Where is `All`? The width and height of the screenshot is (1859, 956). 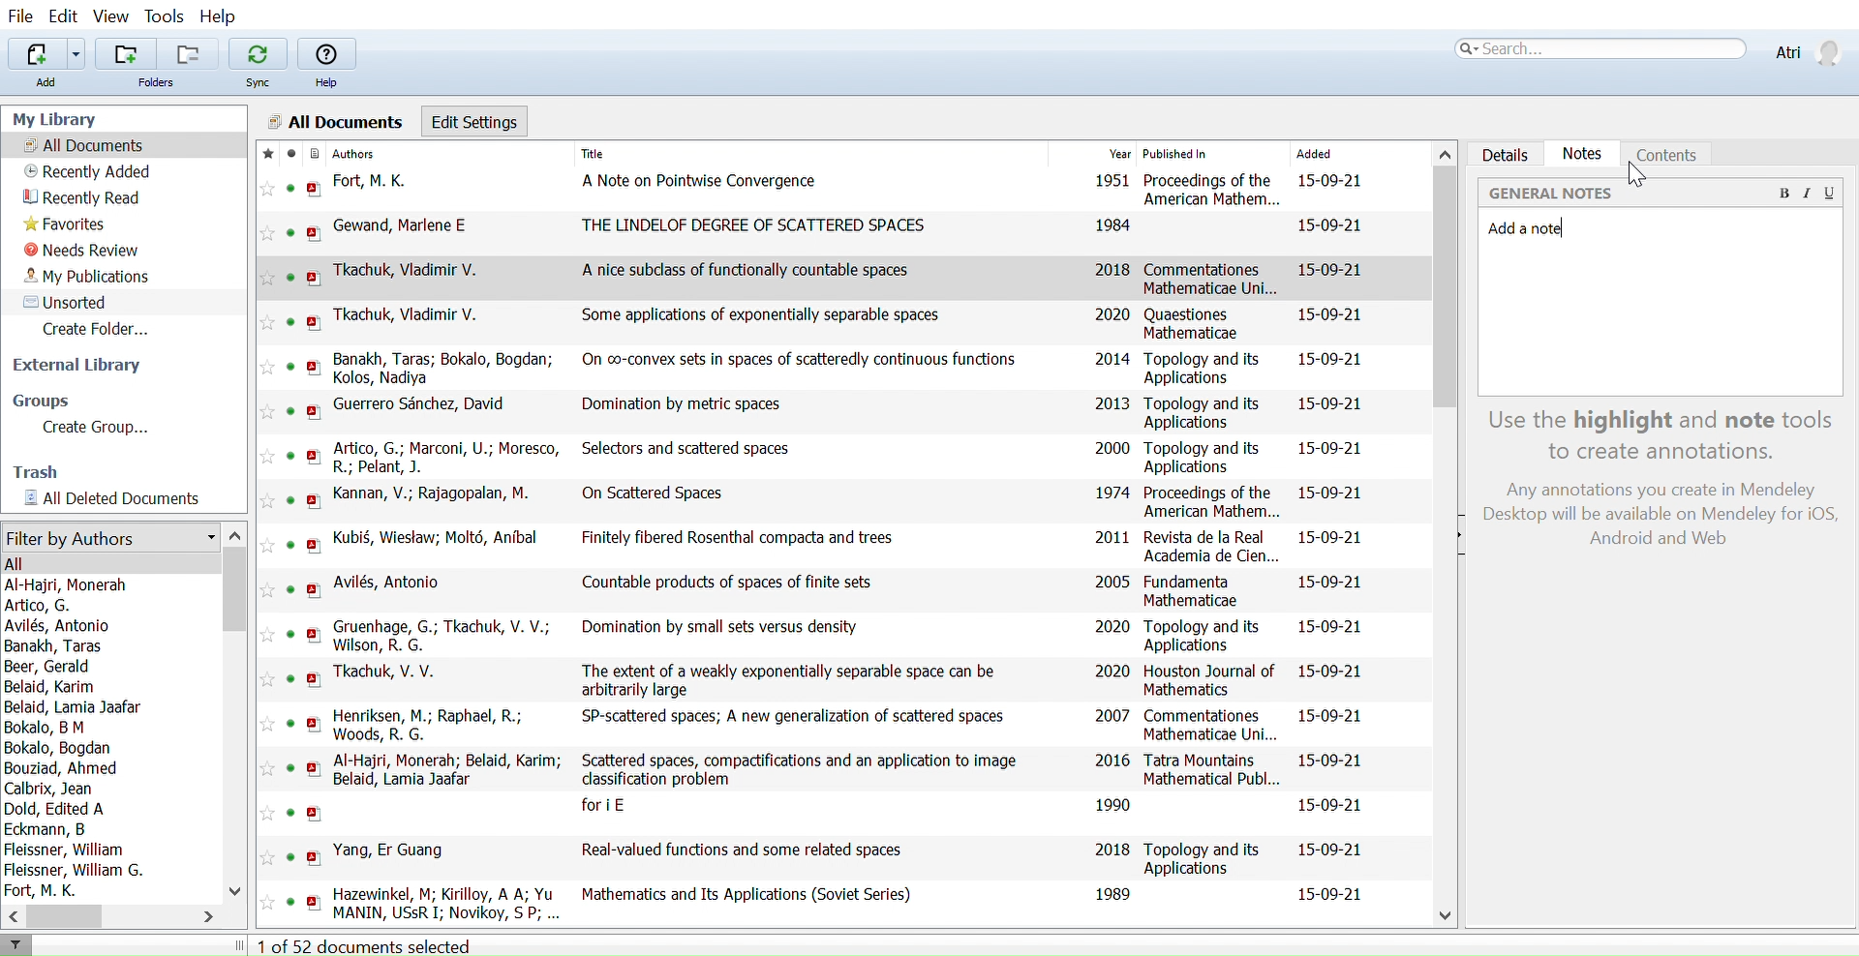
All is located at coordinates (17, 565).